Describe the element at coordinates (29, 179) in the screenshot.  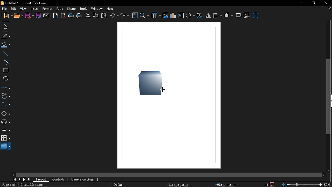
I see `go to last page` at that location.